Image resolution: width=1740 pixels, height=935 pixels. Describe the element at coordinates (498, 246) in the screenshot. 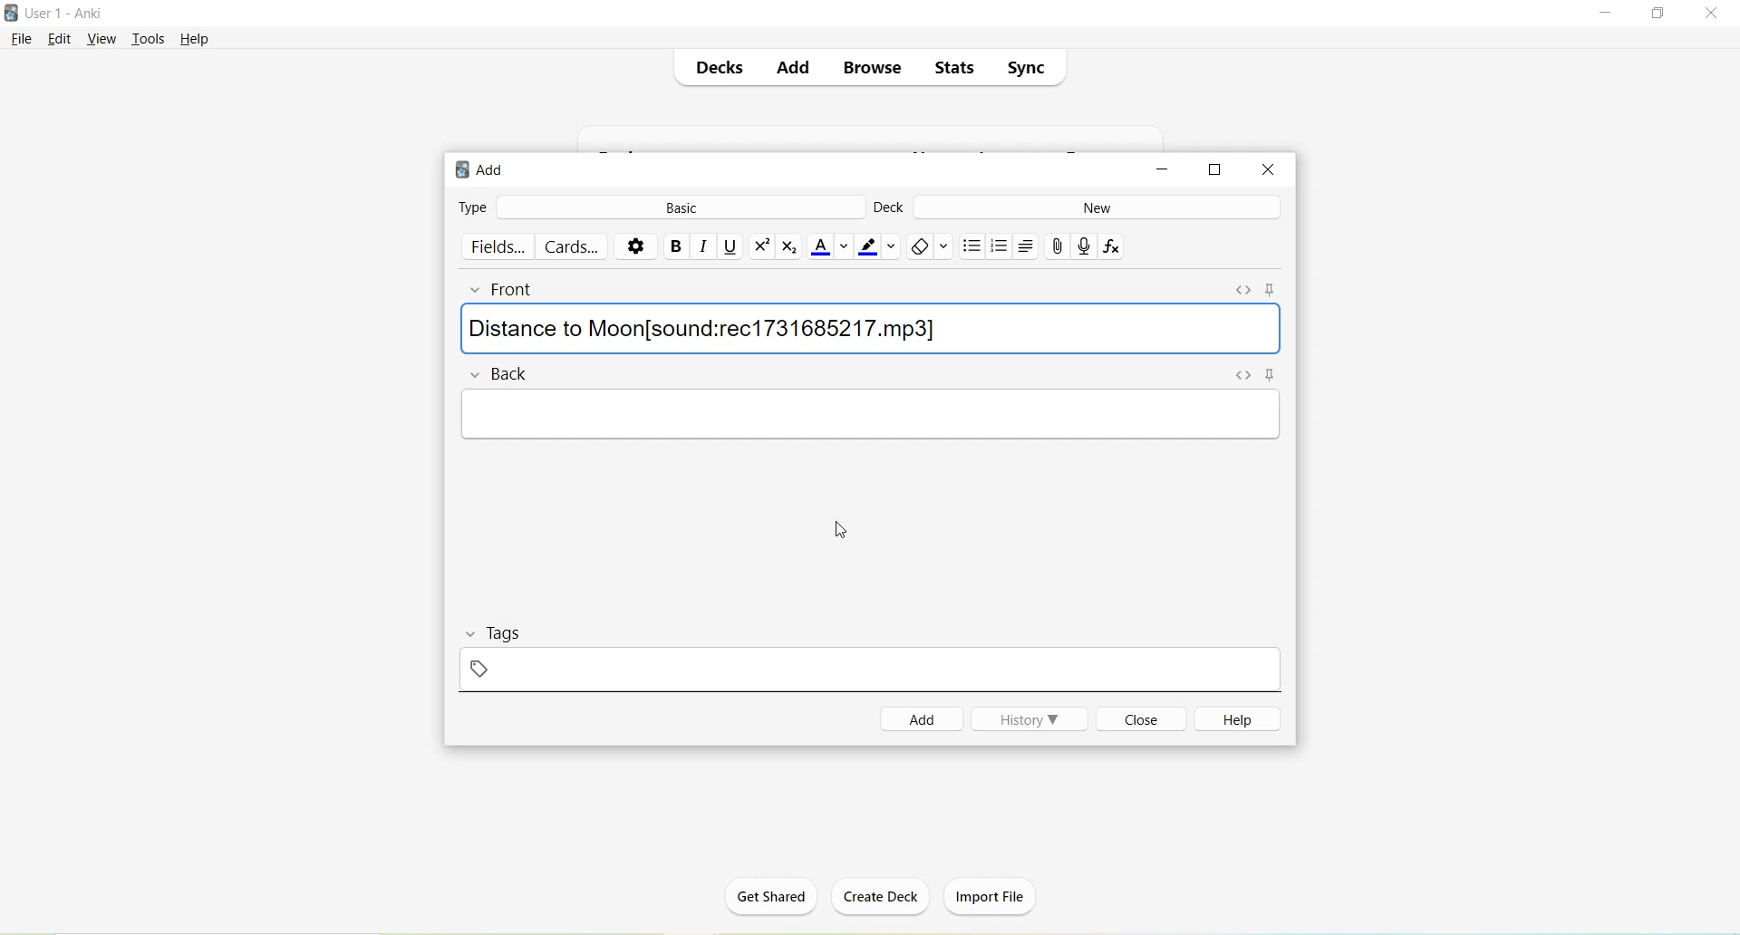

I see `Fields..` at that location.